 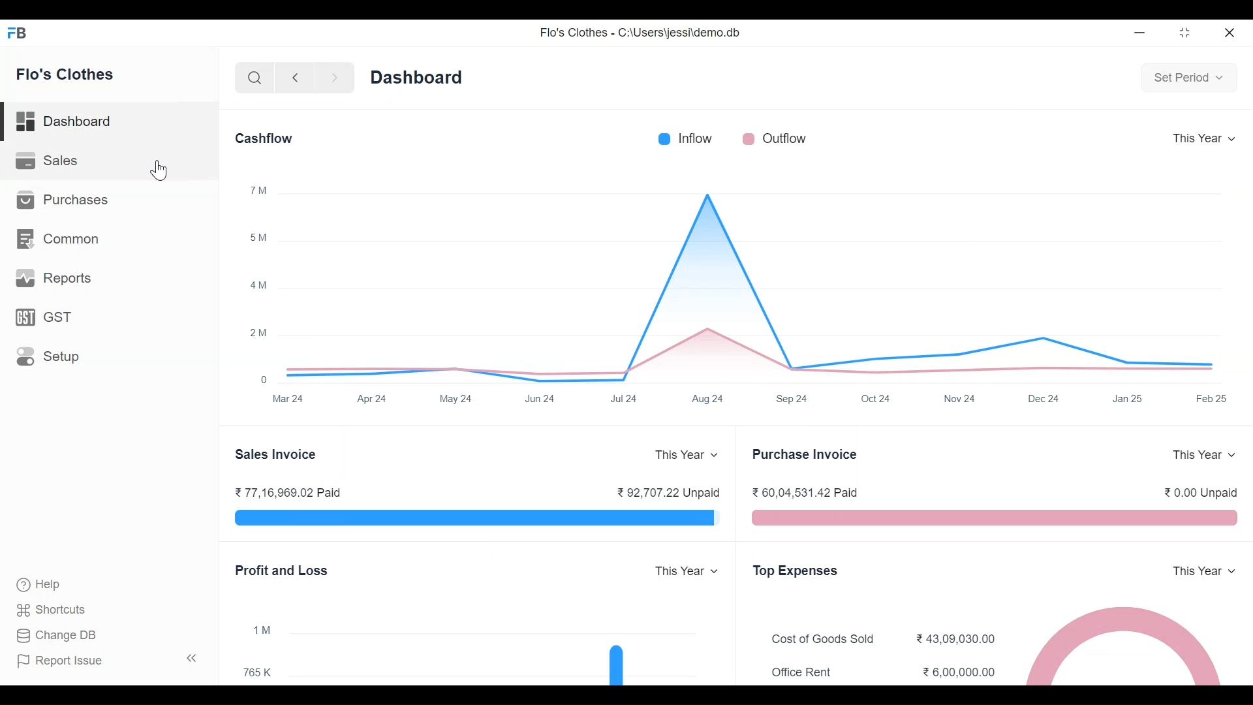 What do you see at coordinates (112, 162) in the screenshot?
I see `Sales` at bounding box center [112, 162].